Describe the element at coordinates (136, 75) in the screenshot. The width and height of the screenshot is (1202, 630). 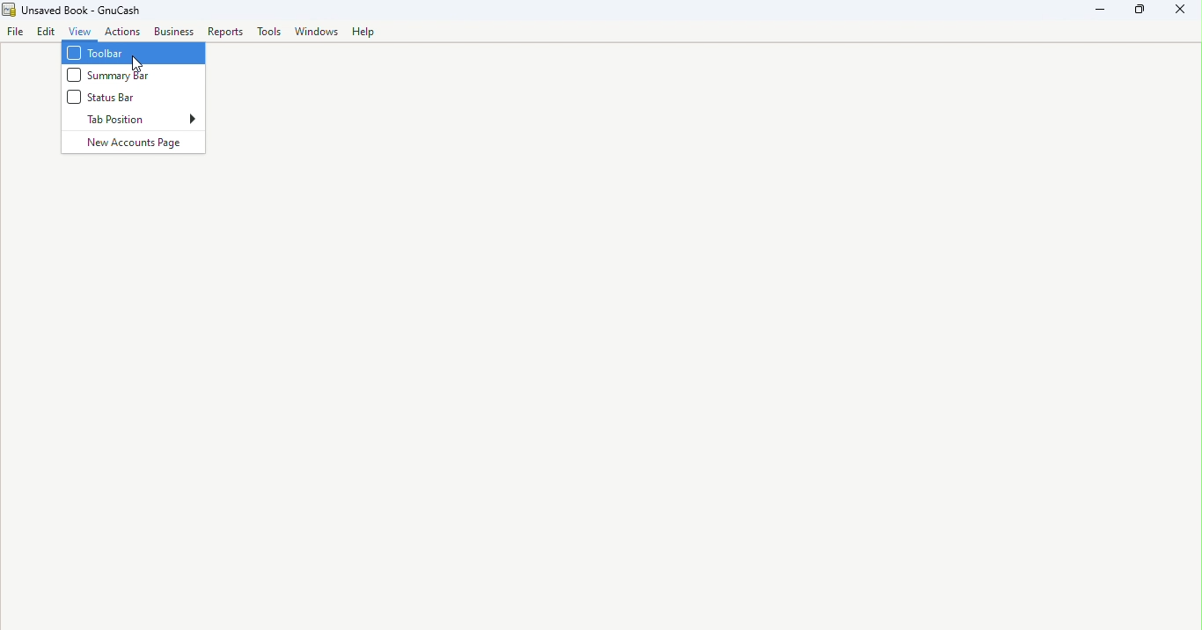
I see `Summary bar` at that location.